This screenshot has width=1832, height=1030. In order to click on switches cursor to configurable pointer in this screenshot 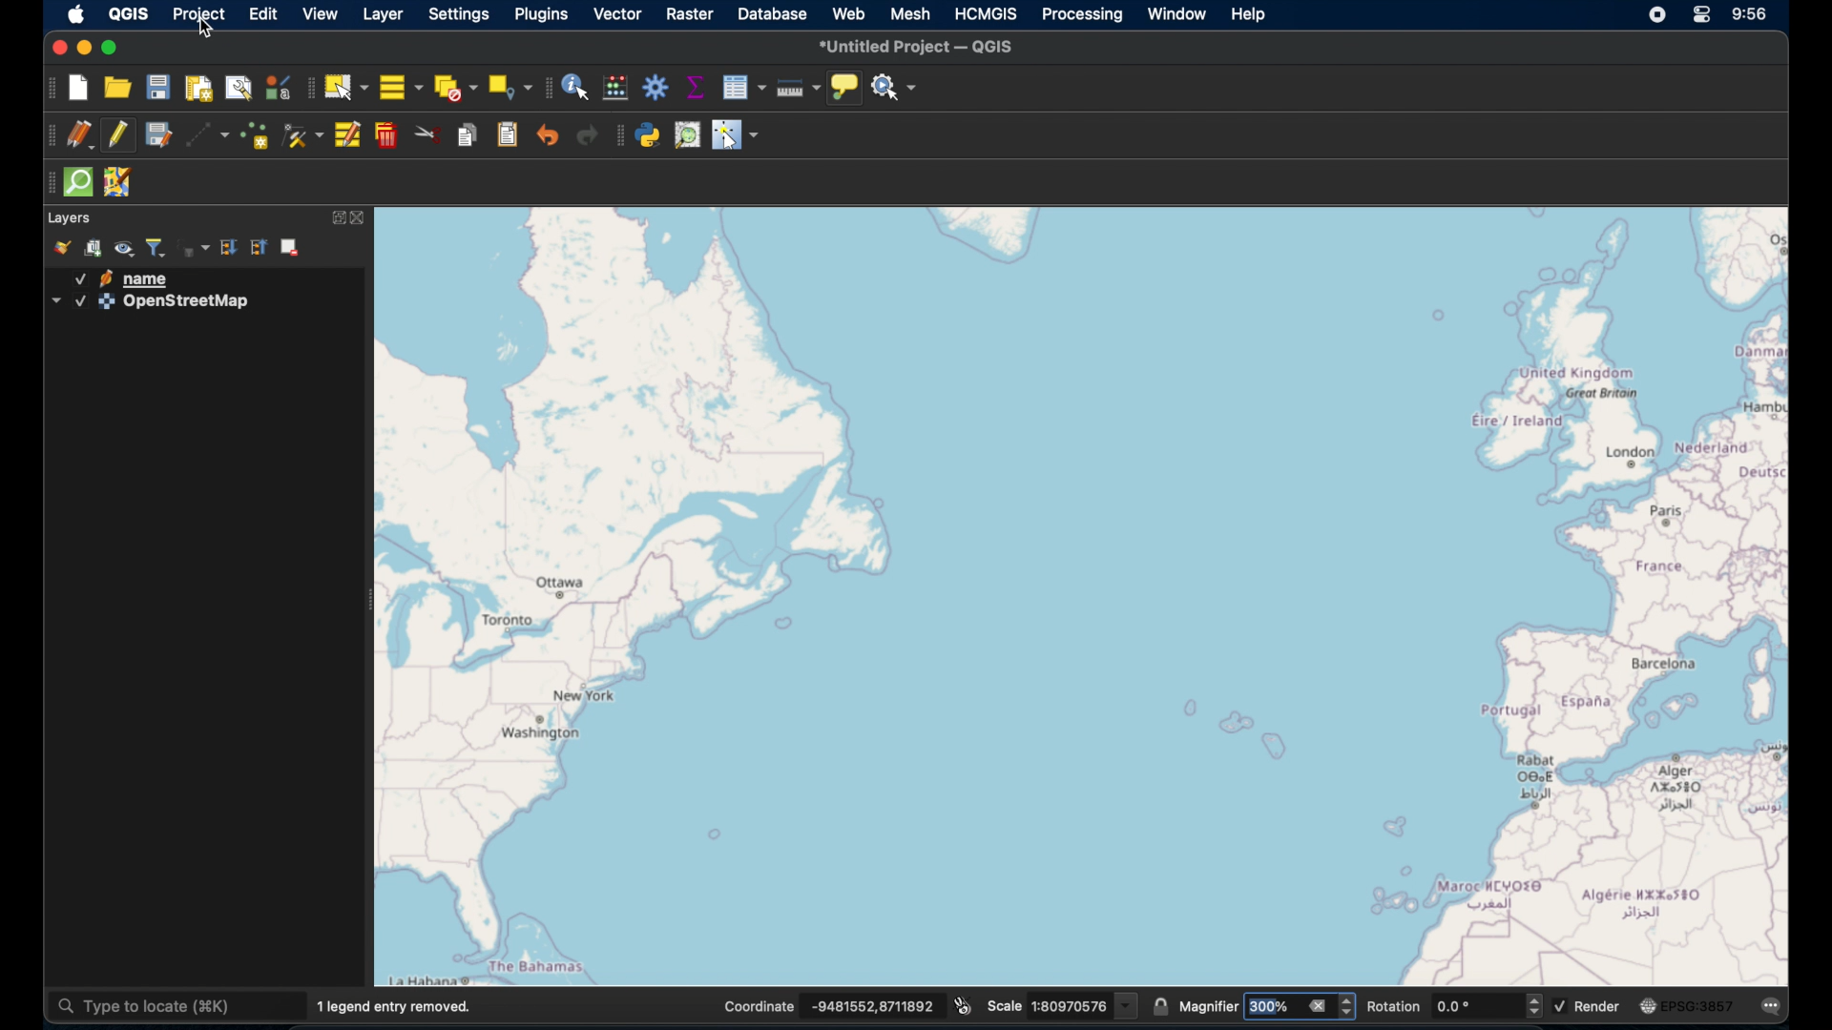, I will do `click(738, 137)`.